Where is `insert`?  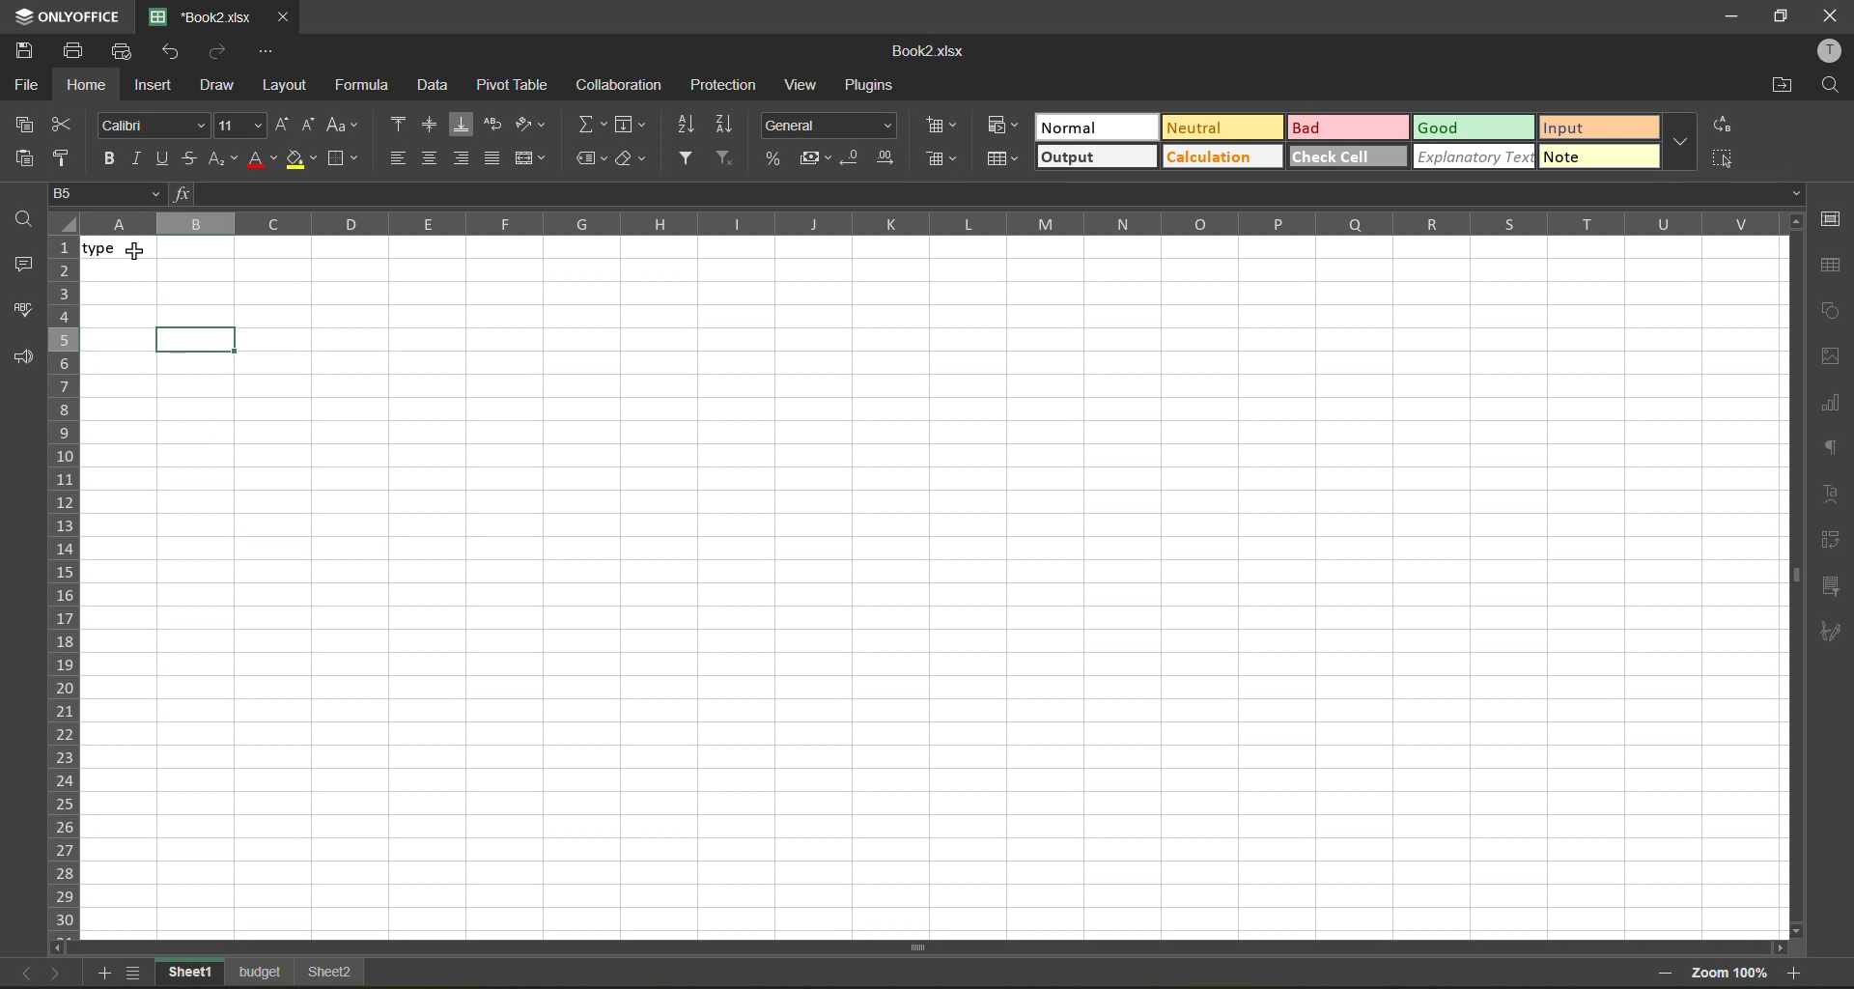
insert is located at coordinates (159, 86).